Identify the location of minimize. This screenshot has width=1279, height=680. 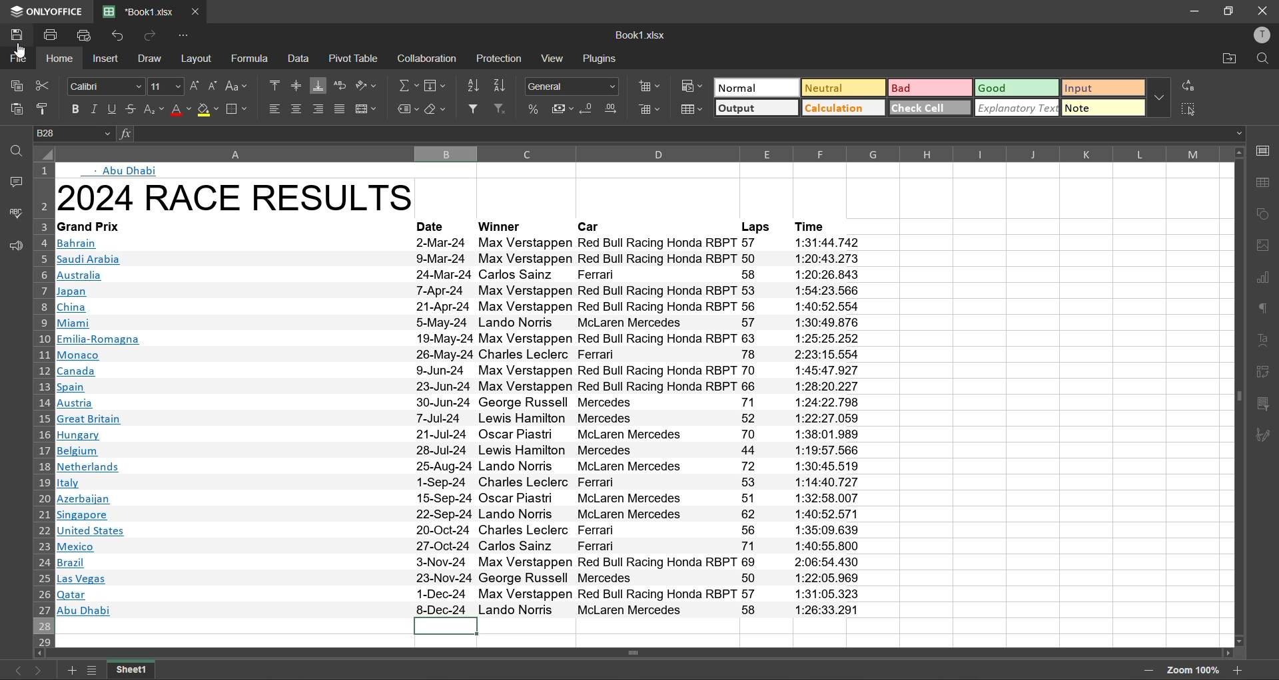
(1192, 11).